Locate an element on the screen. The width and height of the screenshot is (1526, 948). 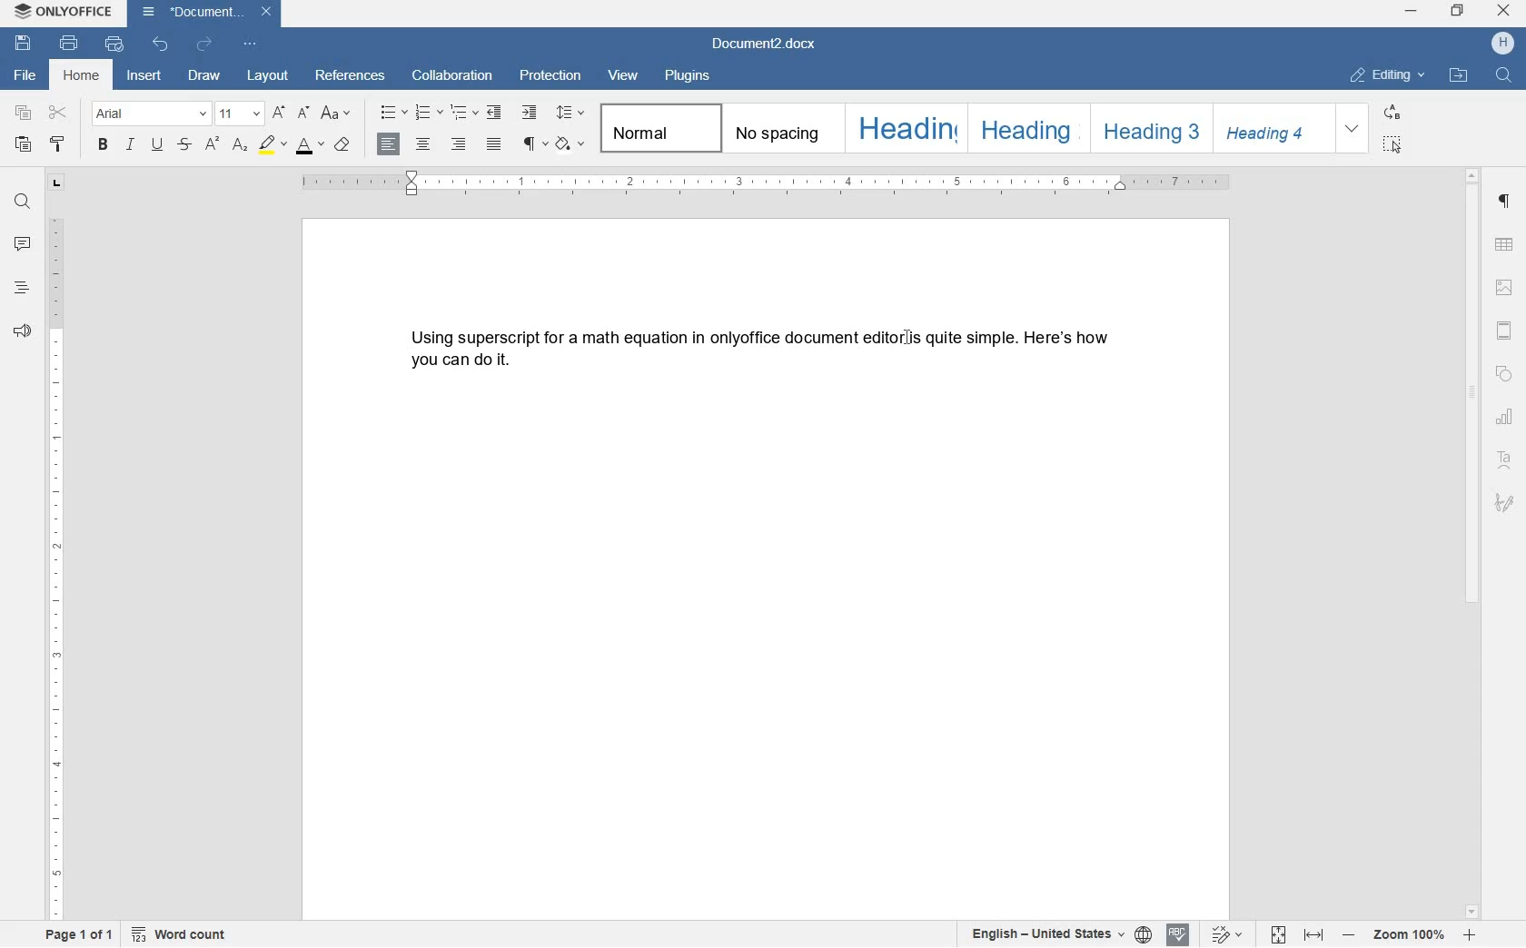
copy style is located at coordinates (57, 145).